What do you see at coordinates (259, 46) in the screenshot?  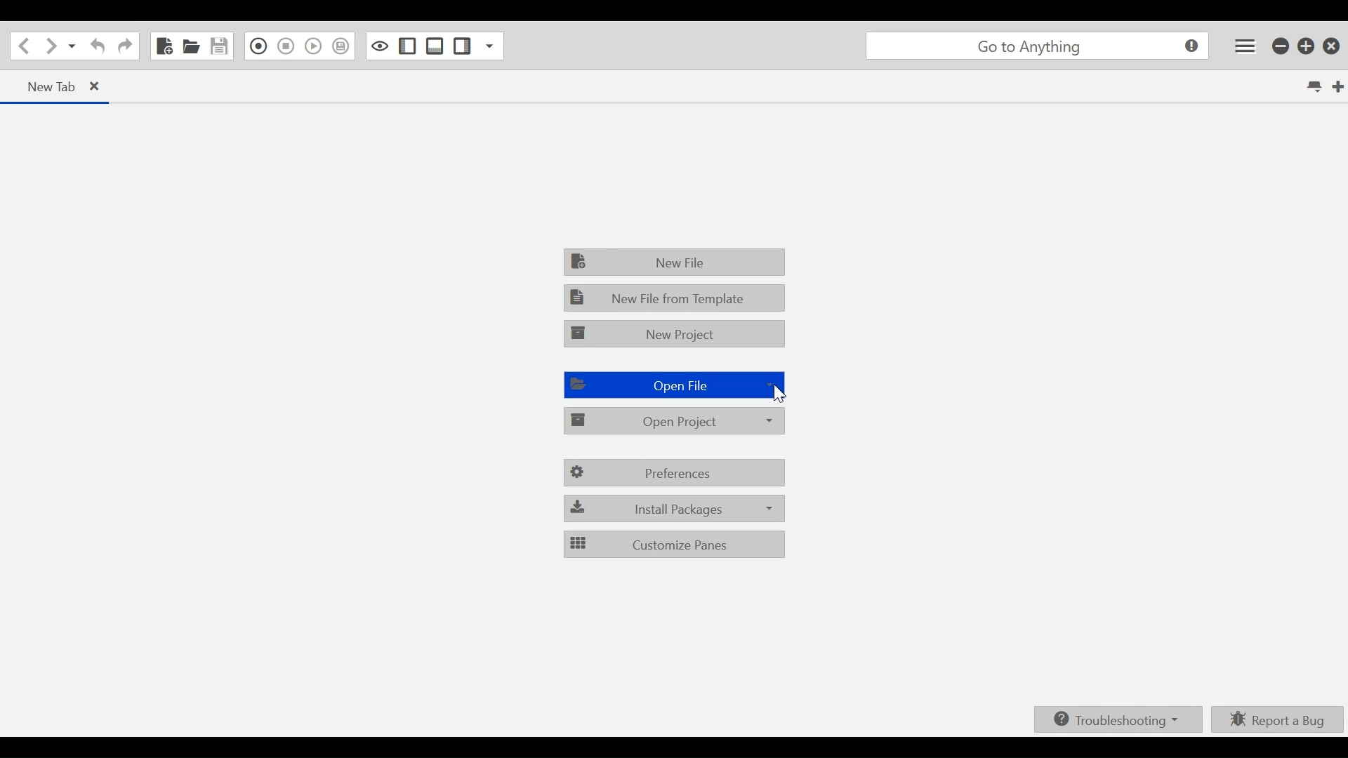 I see `Recording in Macro` at bounding box center [259, 46].